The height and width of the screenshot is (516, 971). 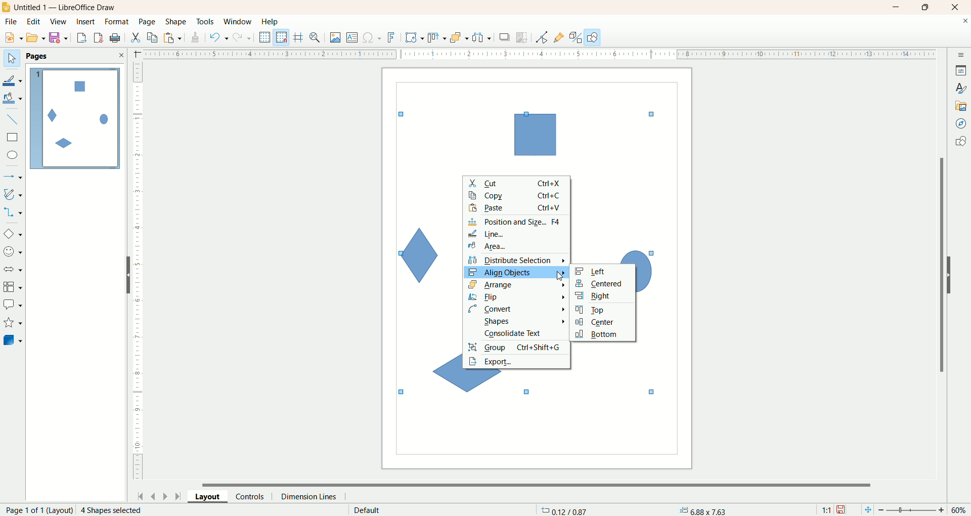 What do you see at coordinates (75, 118) in the screenshot?
I see `page1` at bounding box center [75, 118].